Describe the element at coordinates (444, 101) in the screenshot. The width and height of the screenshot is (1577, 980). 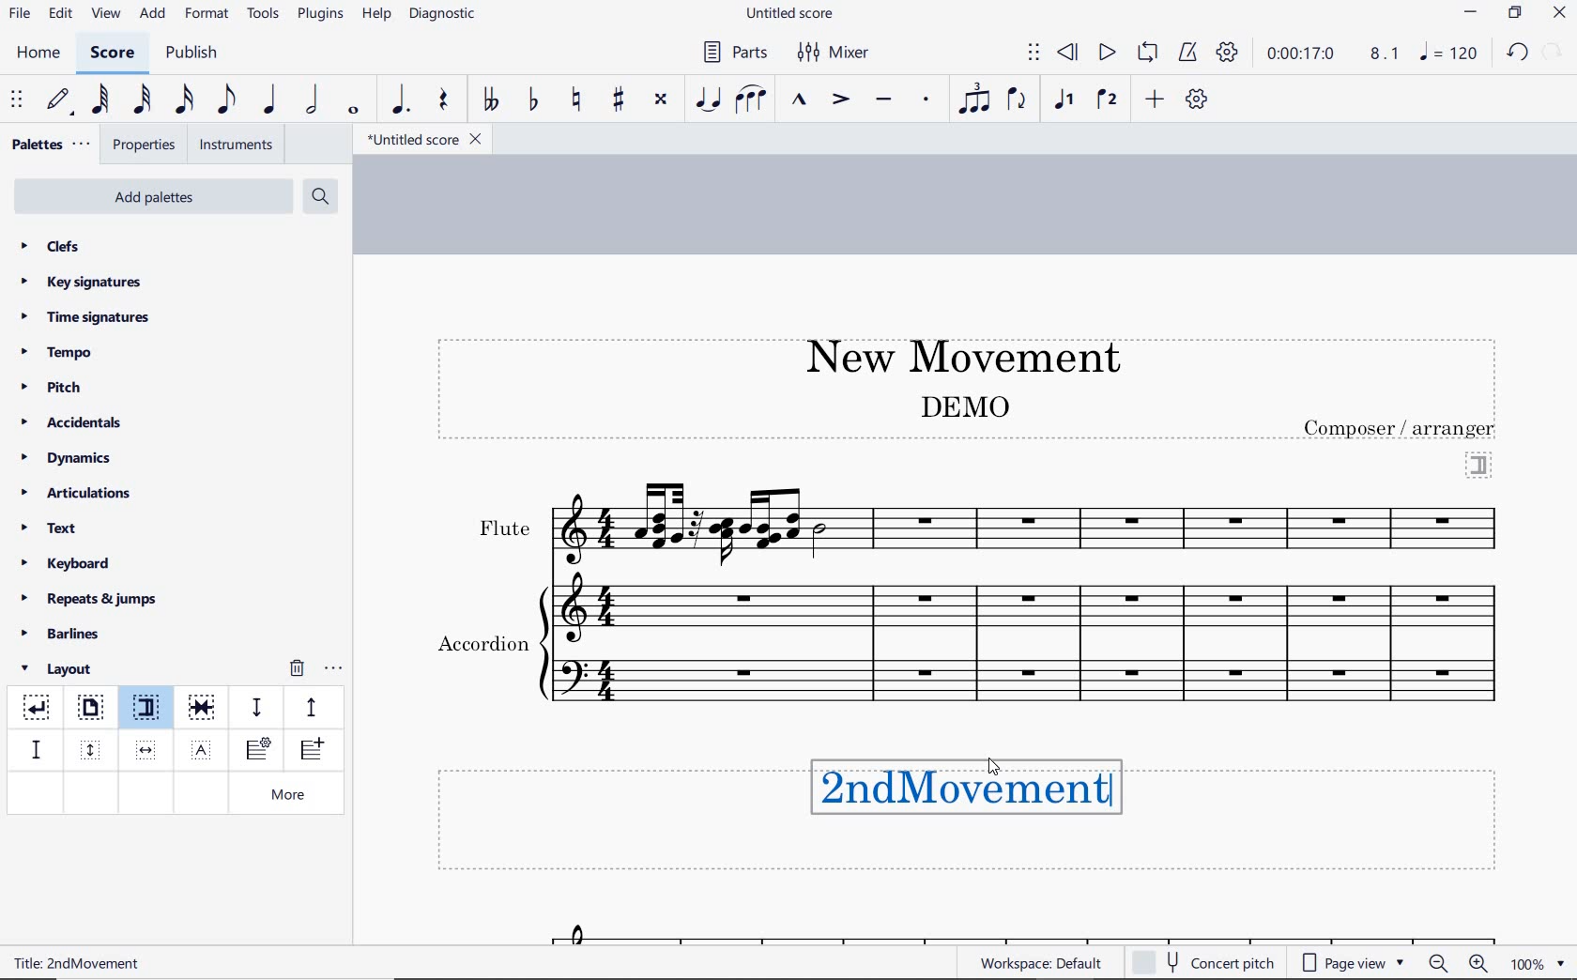
I see `rest` at that location.